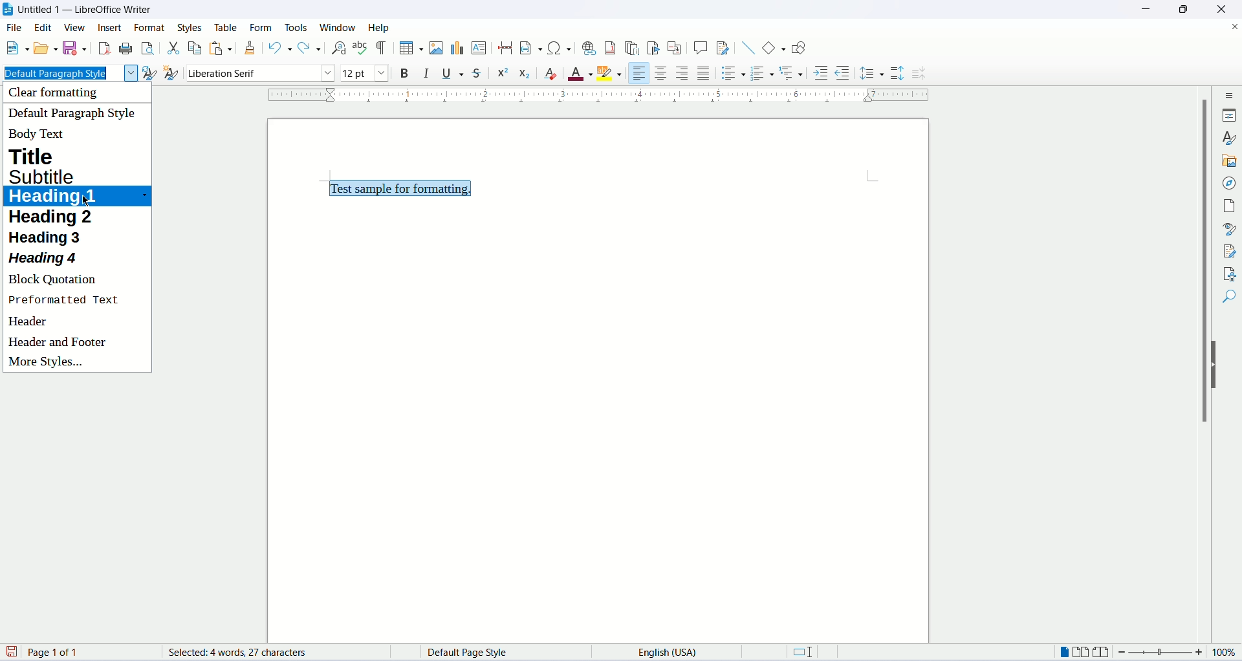 The width and height of the screenshot is (1242, 661). What do you see at coordinates (47, 238) in the screenshot?
I see `heading 3` at bounding box center [47, 238].